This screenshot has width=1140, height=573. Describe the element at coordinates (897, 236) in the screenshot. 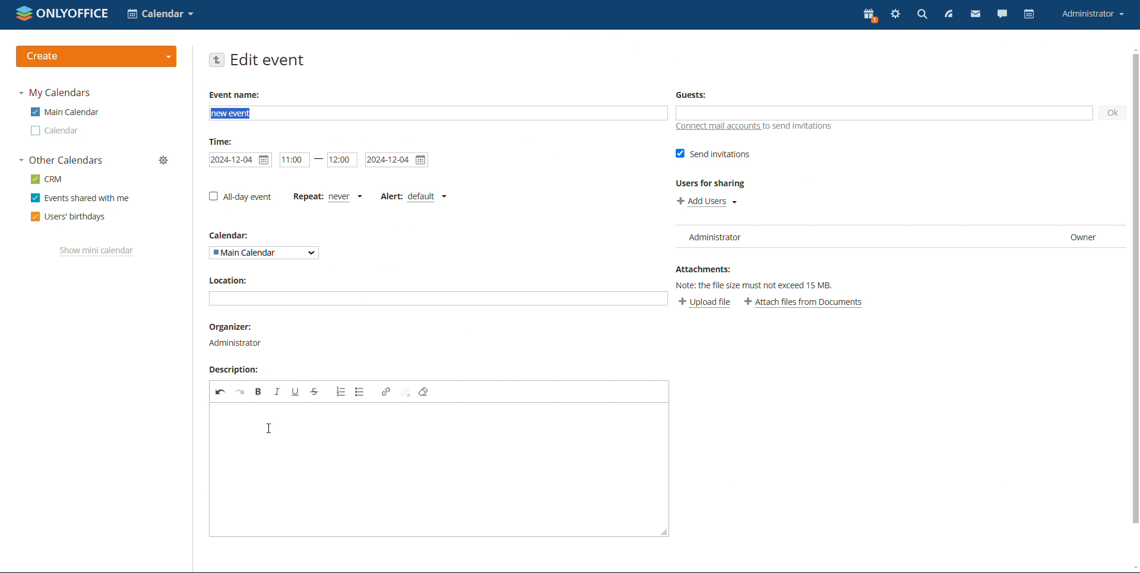

I see `user list` at that location.